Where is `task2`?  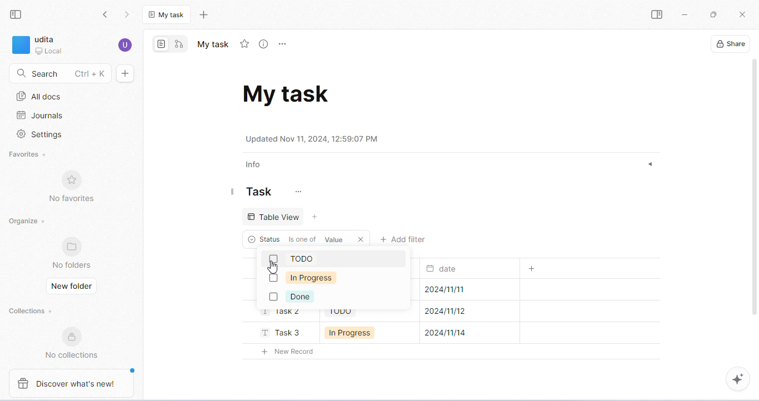 task2 is located at coordinates (281, 313).